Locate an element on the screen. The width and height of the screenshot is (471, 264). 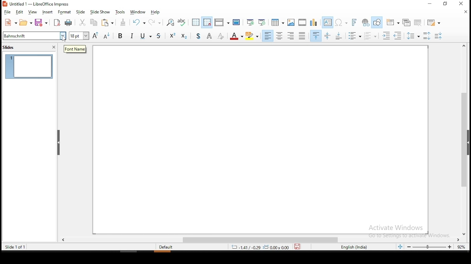
decrease indent is located at coordinates (399, 36).